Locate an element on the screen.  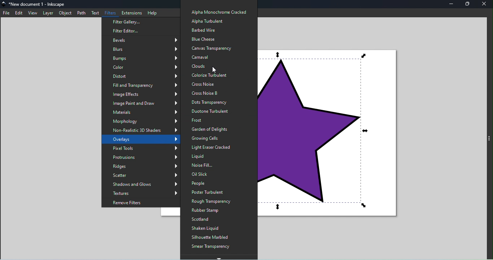
Image paint and draw is located at coordinates (145, 104).